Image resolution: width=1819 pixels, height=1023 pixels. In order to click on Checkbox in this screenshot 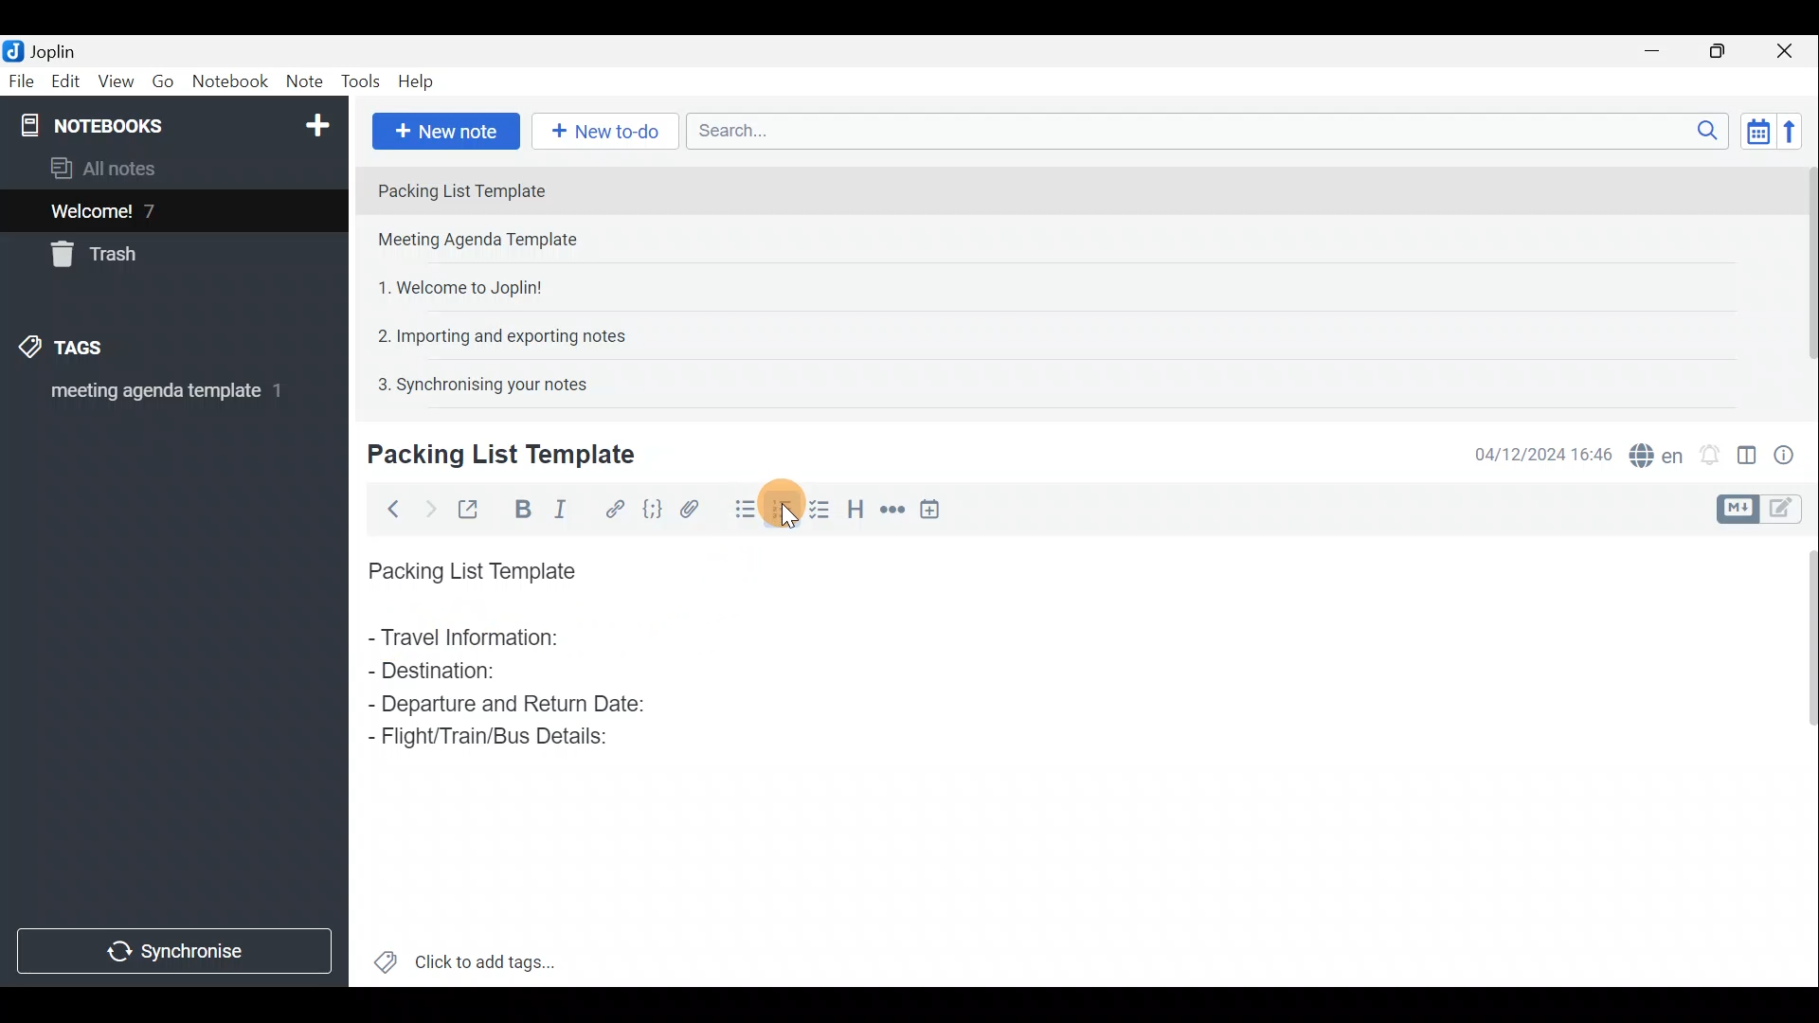, I will do `click(788, 516)`.